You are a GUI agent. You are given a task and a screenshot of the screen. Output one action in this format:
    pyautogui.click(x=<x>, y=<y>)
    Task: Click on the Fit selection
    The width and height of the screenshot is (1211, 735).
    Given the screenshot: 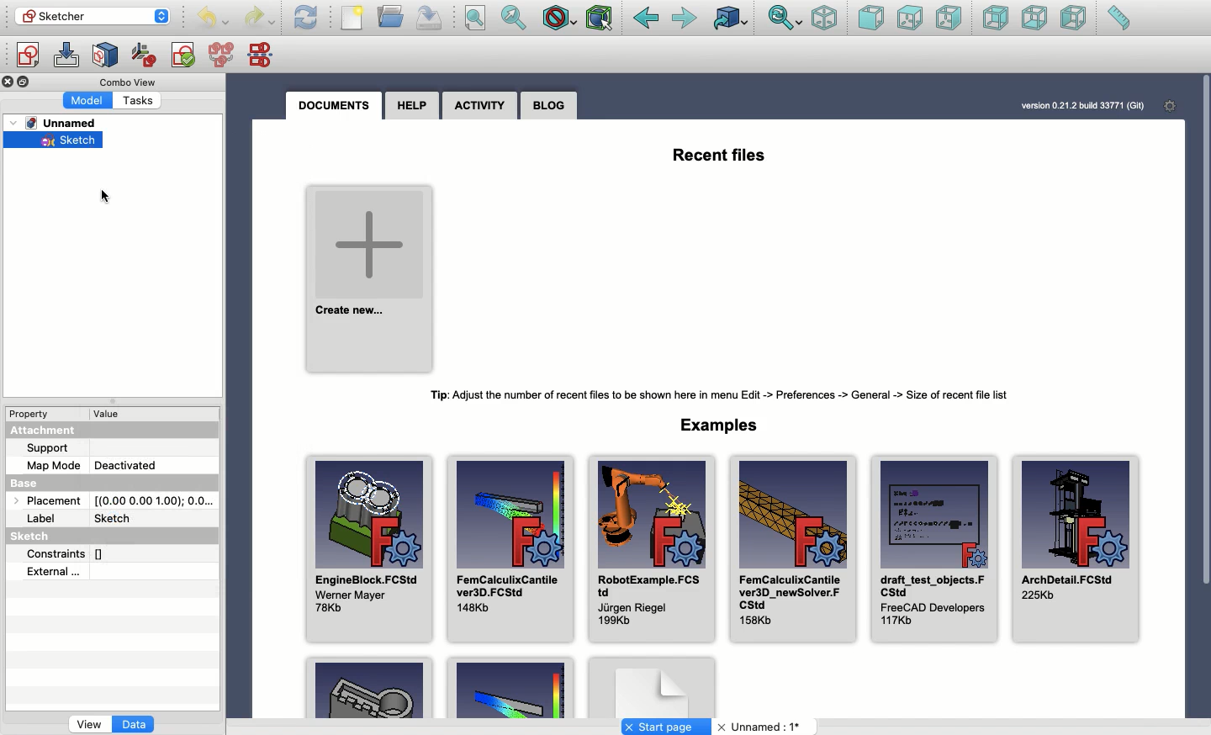 What is the action you would take?
    pyautogui.click(x=515, y=18)
    